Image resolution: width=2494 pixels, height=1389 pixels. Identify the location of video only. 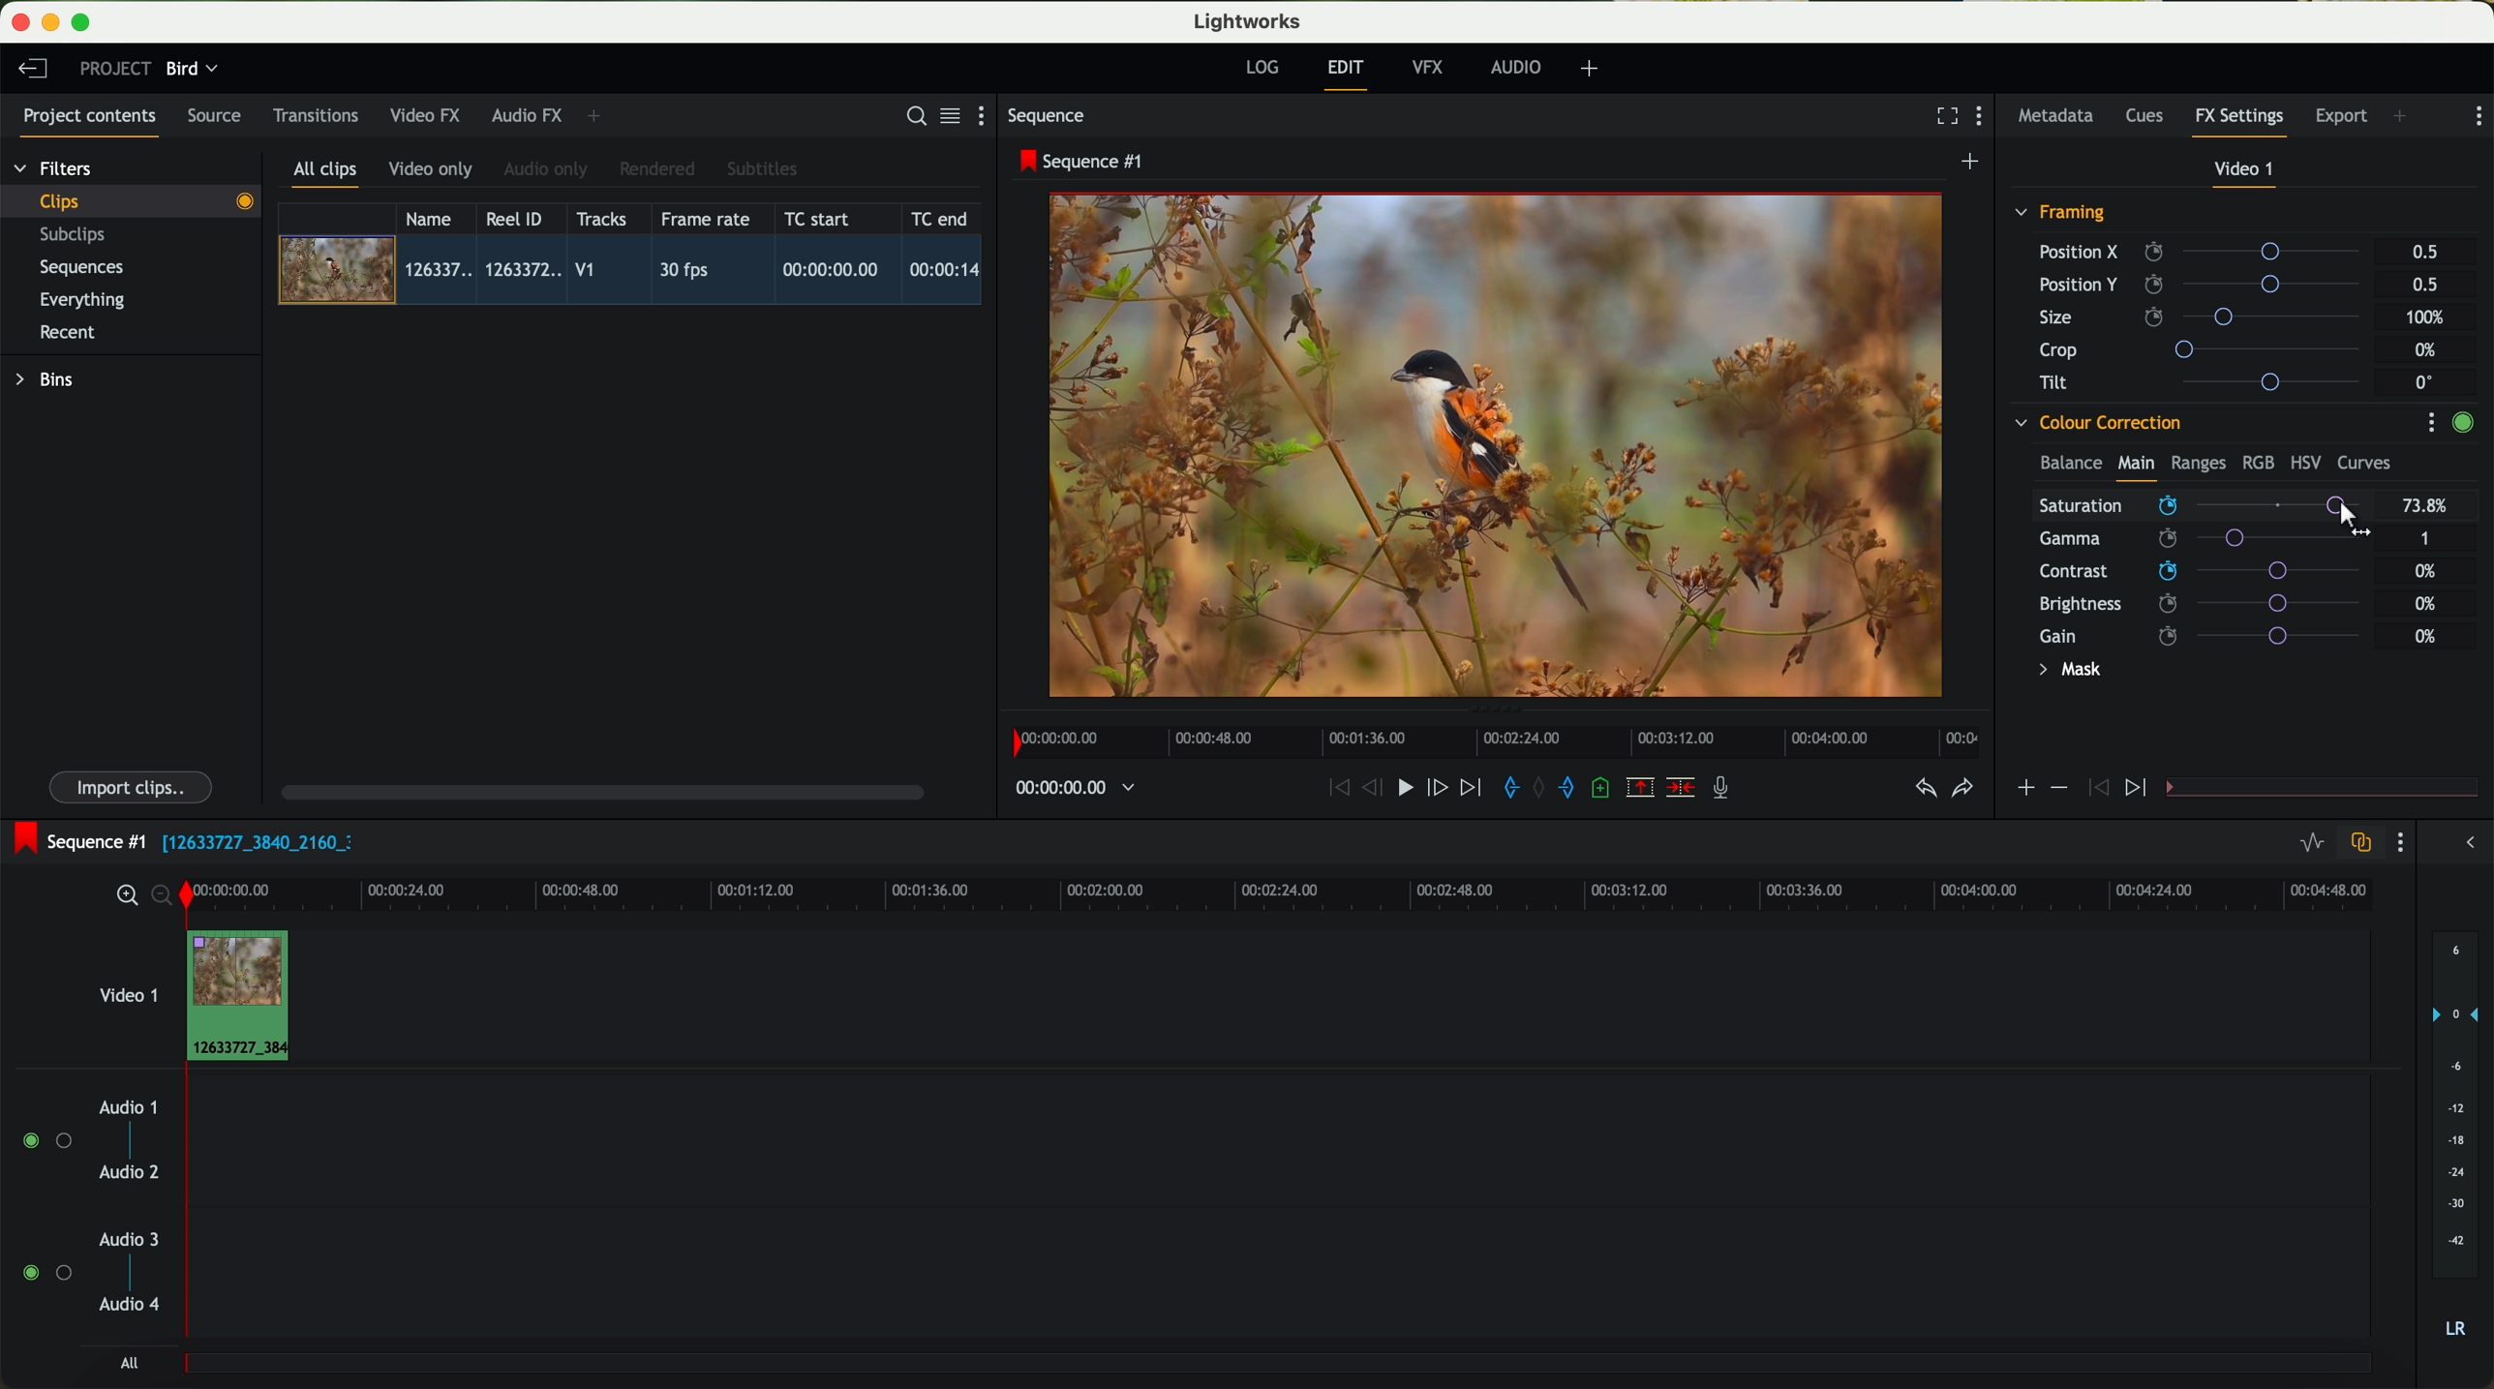
(430, 170).